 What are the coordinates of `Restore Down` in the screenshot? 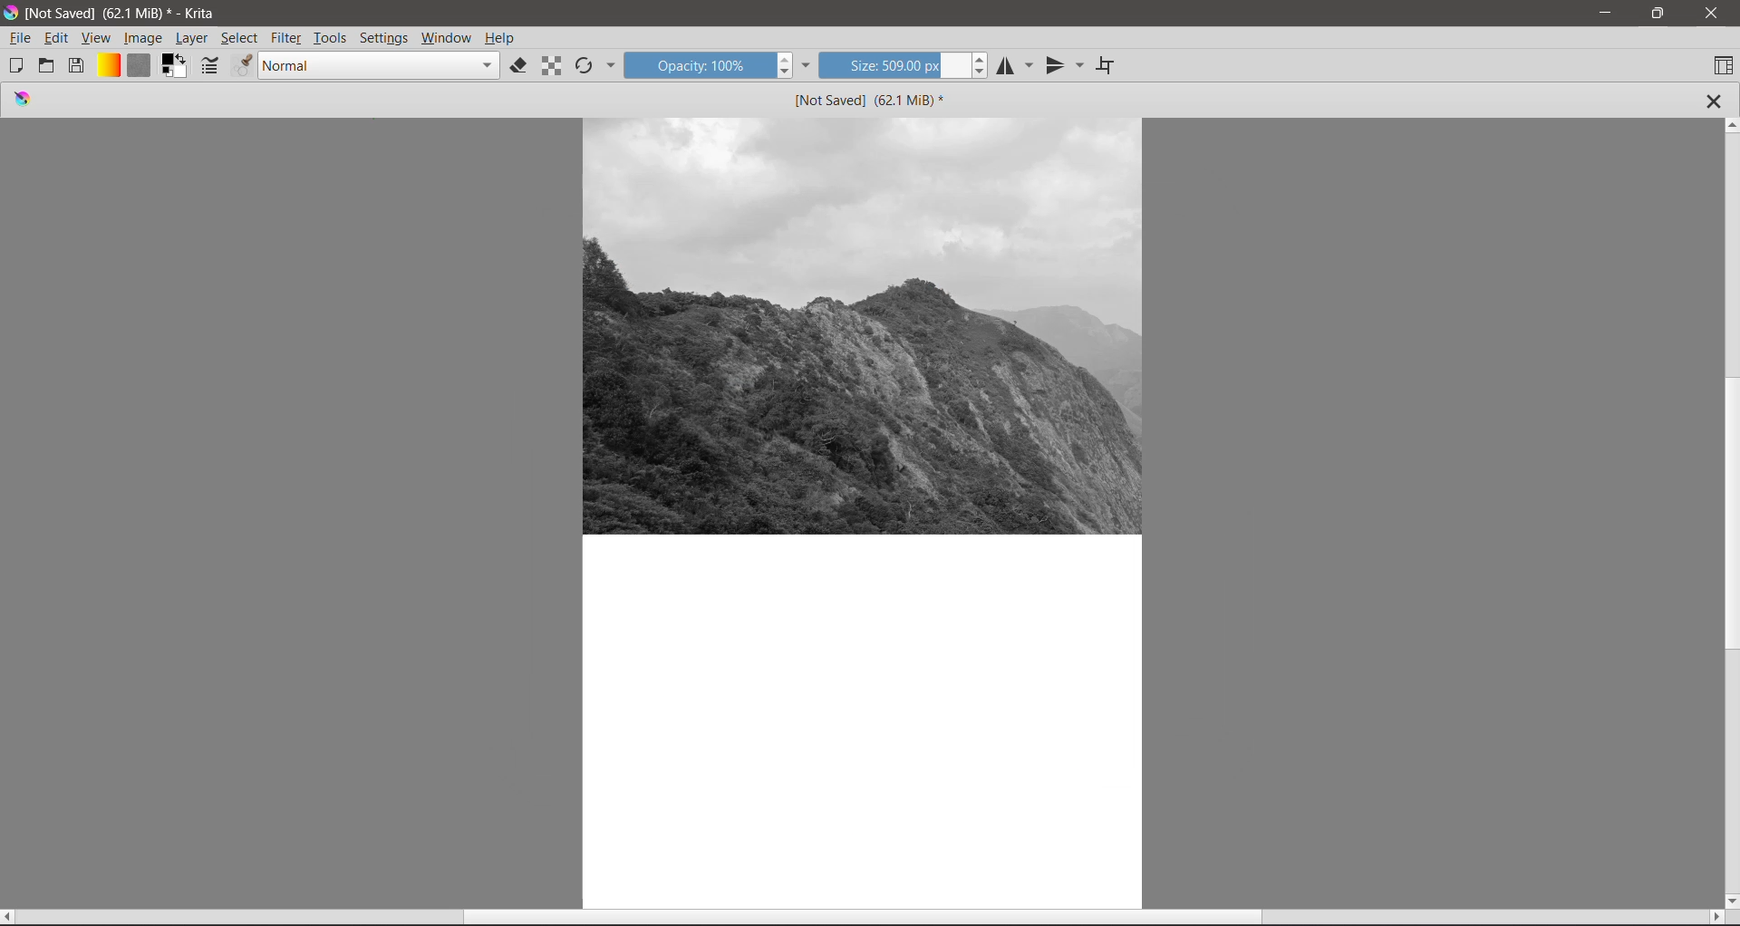 It's located at (1658, 14).